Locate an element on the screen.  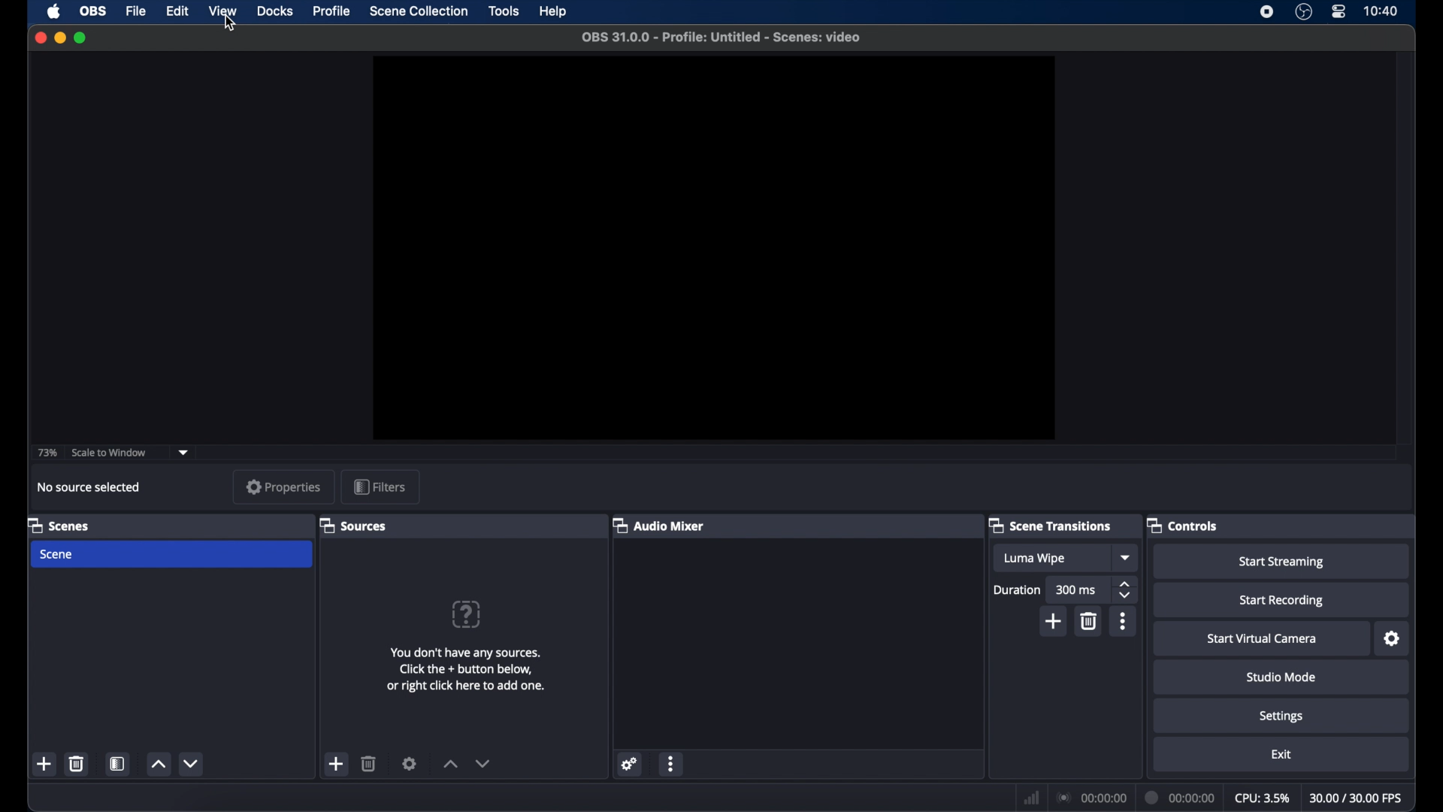
scene filters is located at coordinates (117, 764).